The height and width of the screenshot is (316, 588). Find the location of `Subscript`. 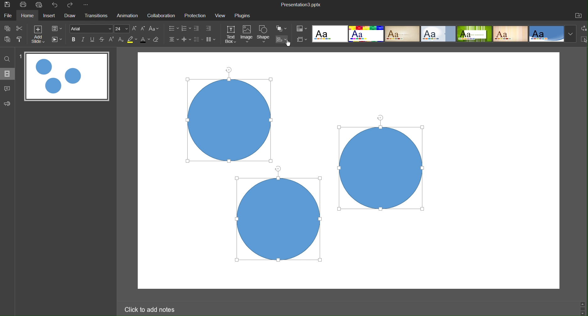

Subscript is located at coordinates (120, 40).